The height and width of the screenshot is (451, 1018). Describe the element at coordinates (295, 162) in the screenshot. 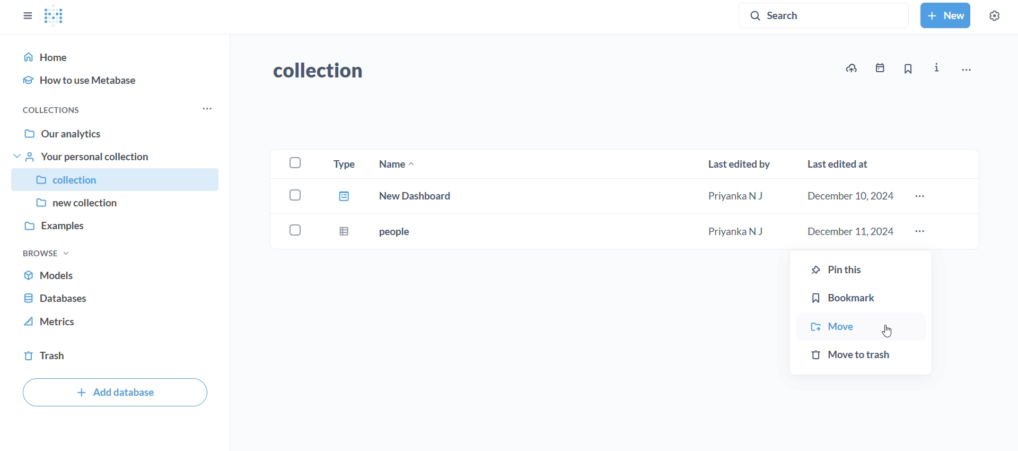

I see `checkboxes` at that location.